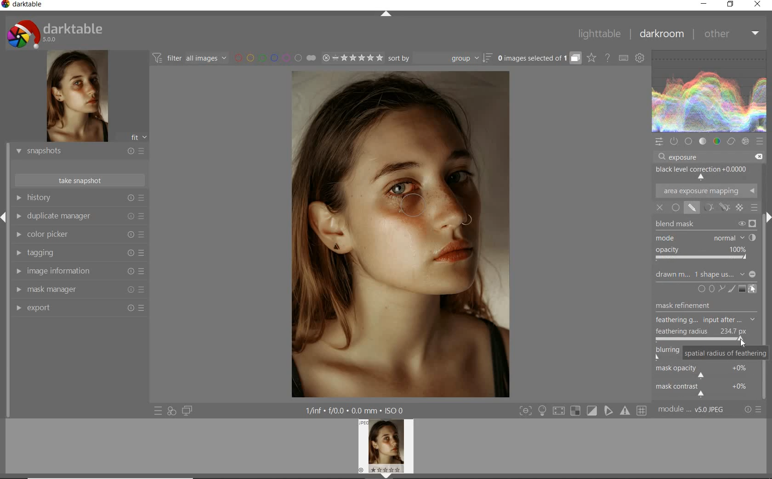 Image resolution: width=772 pixels, height=479 pixels. I want to click on FEATHERING G...input after, so click(705, 320).